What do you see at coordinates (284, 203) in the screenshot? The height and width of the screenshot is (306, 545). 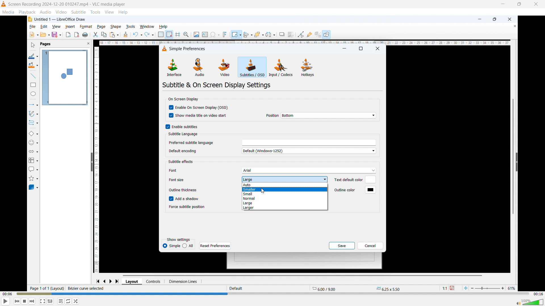 I see `Large ` at bounding box center [284, 203].